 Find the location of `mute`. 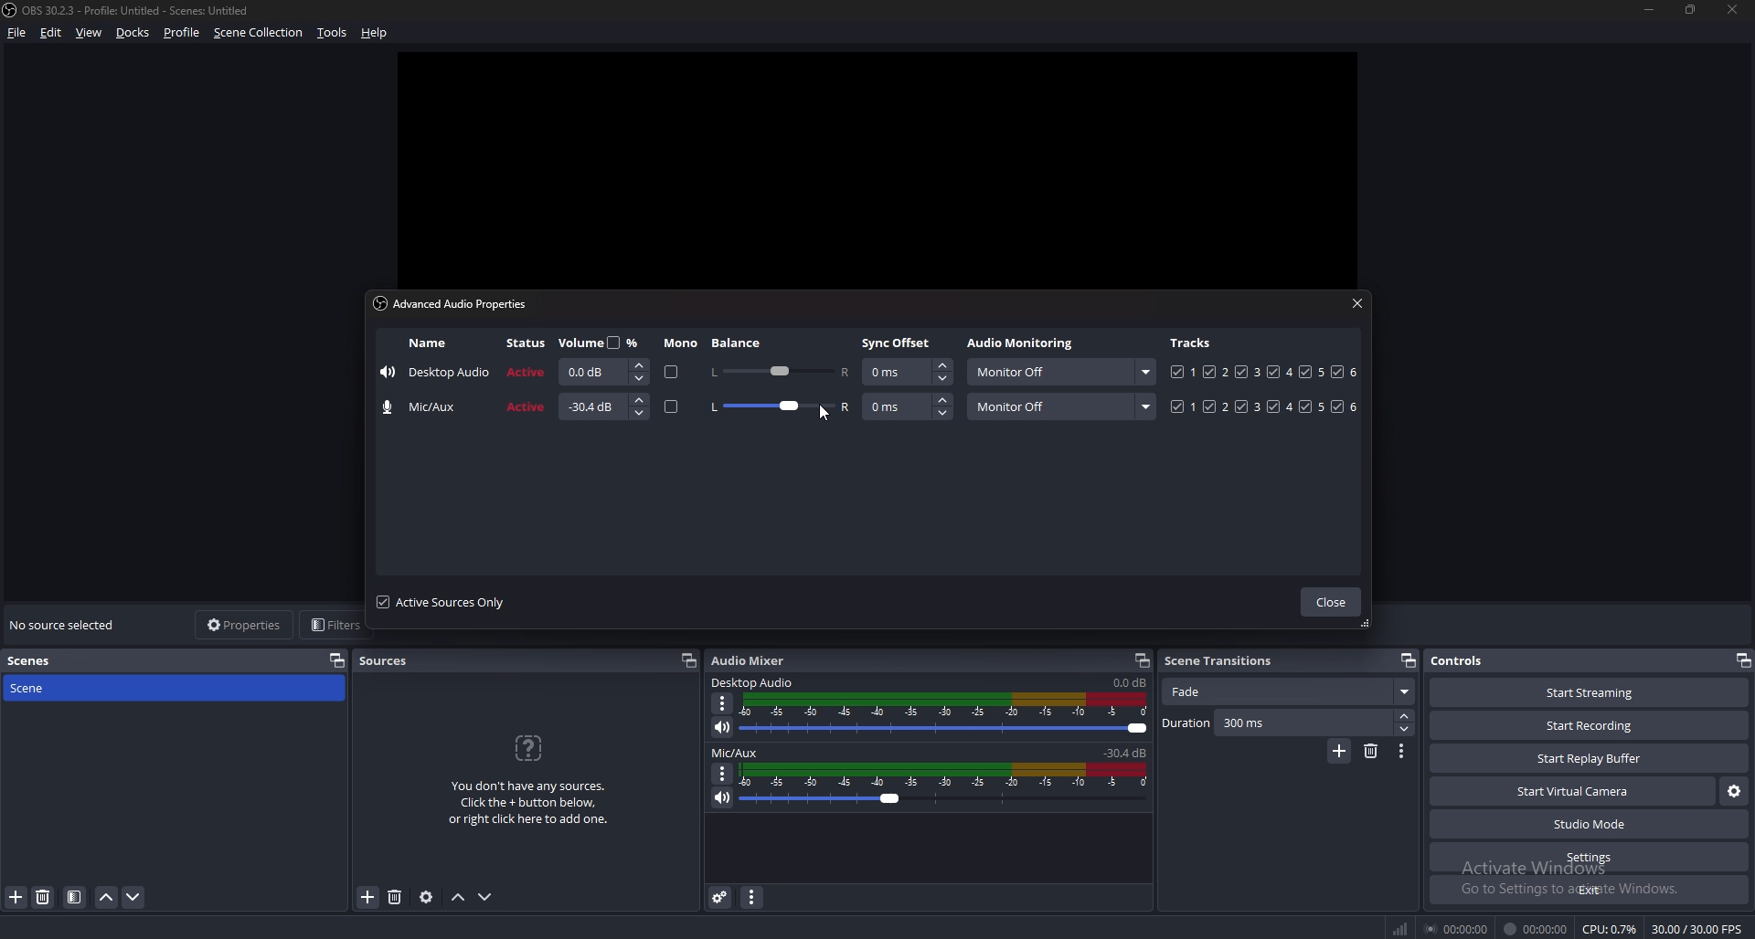

mute is located at coordinates (720, 798).